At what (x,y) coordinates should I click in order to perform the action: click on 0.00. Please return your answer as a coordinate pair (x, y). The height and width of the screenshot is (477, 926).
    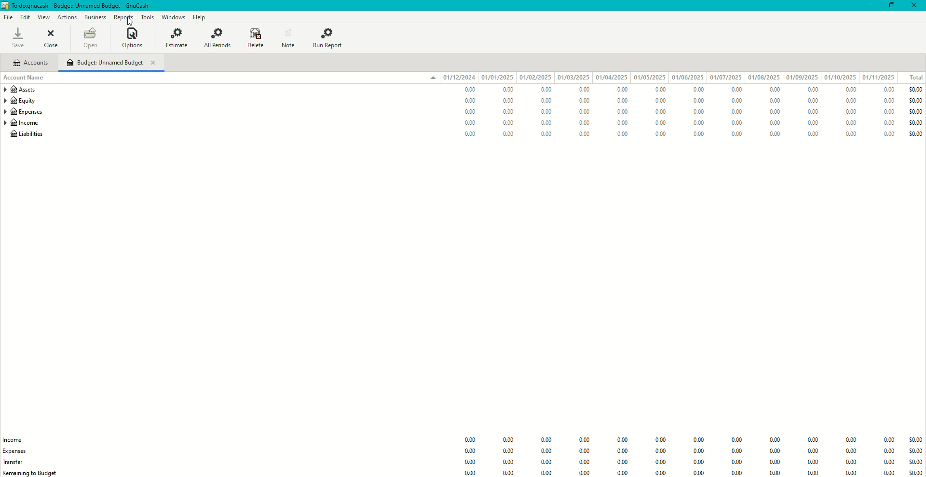
    Looking at the image, I should click on (734, 101).